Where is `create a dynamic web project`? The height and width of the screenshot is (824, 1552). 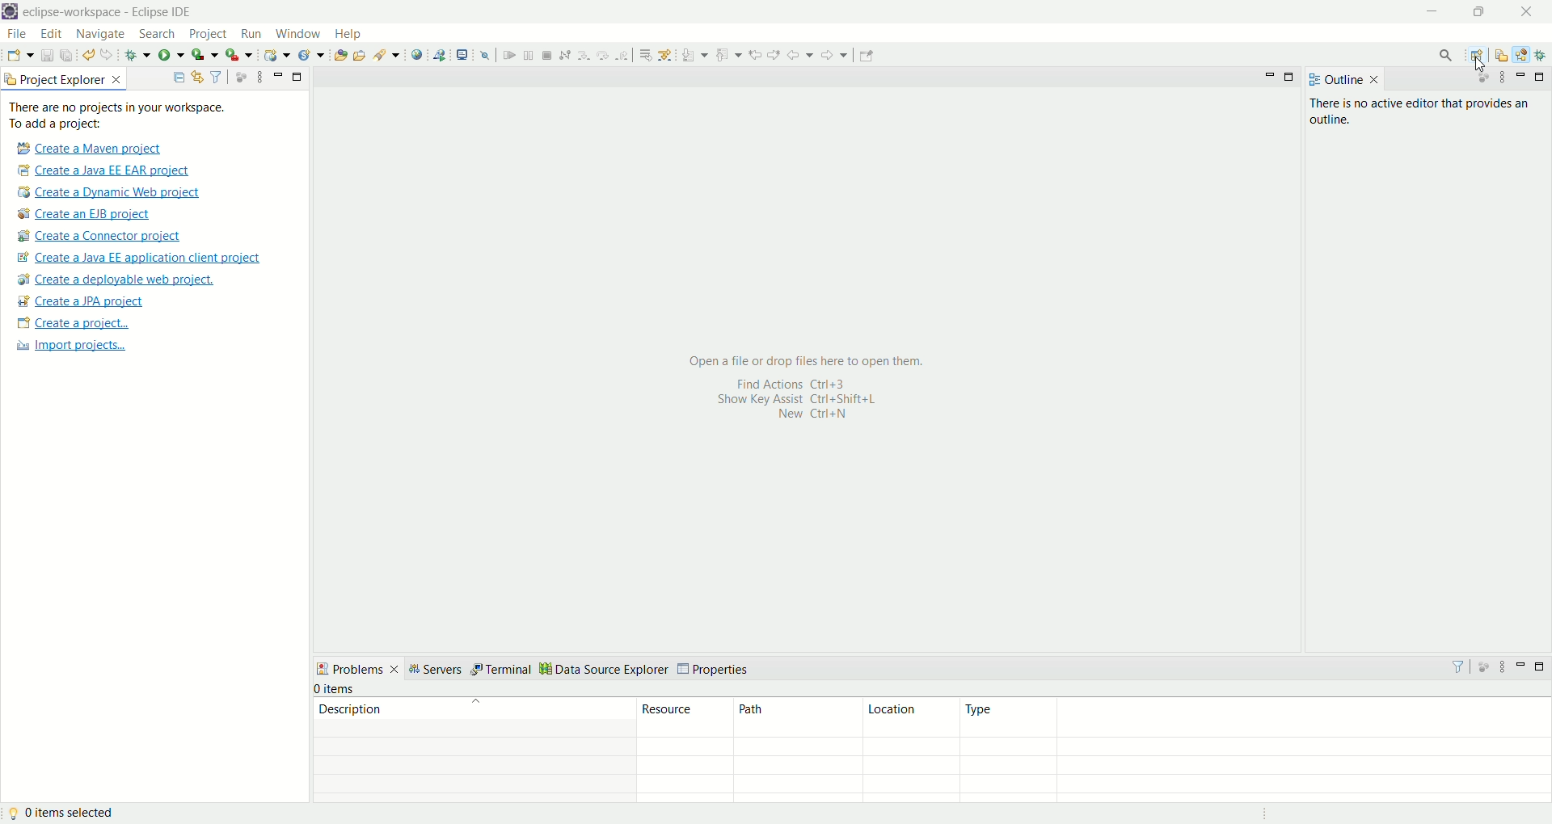
create a dynamic web project is located at coordinates (276, 57).